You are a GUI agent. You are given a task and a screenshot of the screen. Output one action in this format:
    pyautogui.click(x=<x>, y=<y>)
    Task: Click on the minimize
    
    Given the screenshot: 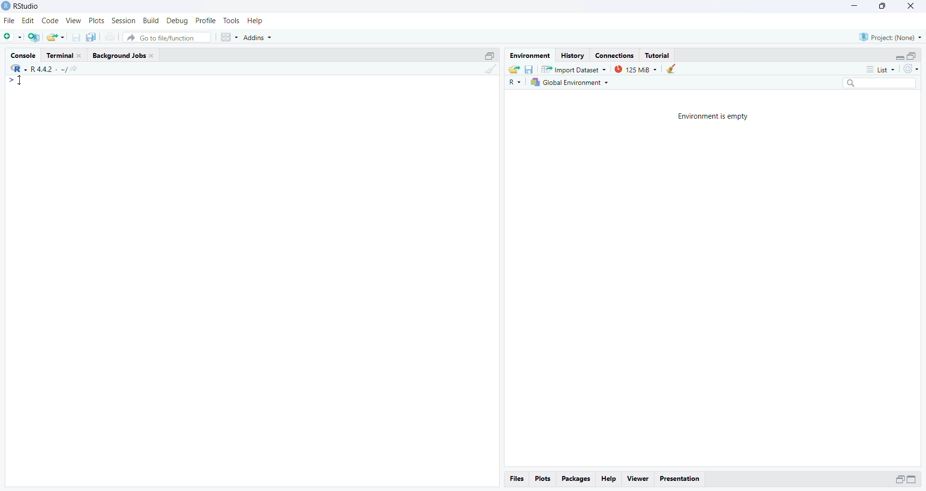 What is the action you would take?
    pyautogui.click(x=490, y=55)
    